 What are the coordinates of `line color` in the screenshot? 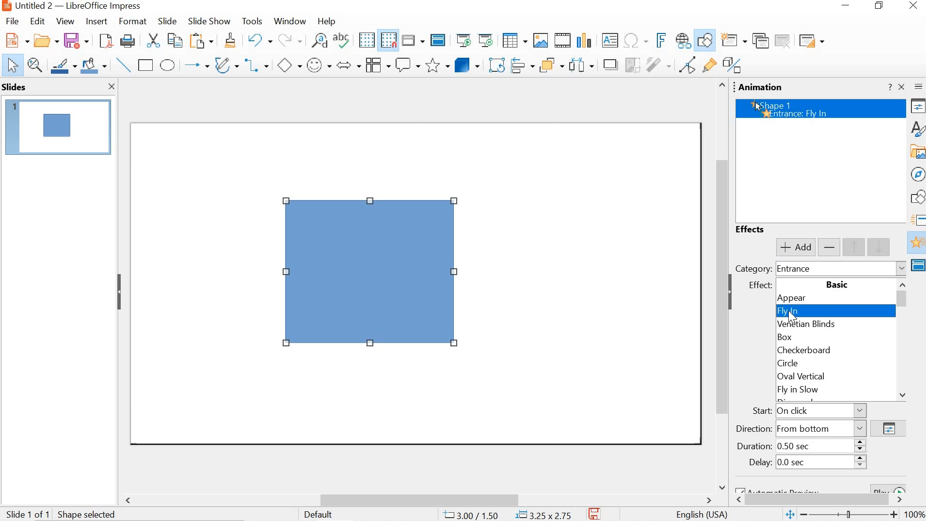 It's located at (63, 65).